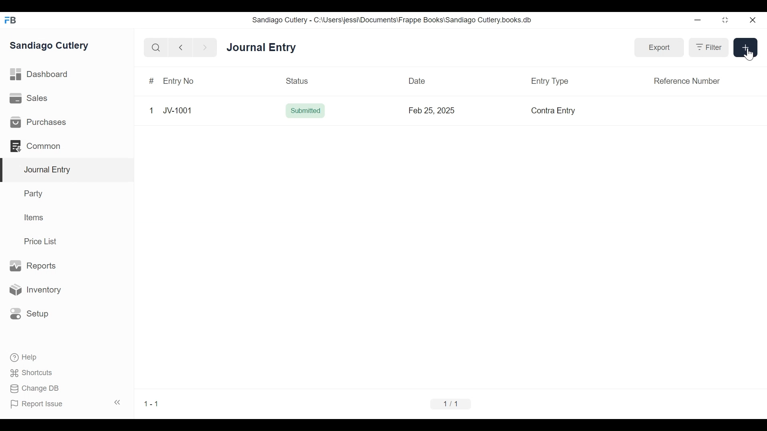  I want to click on Minimize, so click(699, 20).